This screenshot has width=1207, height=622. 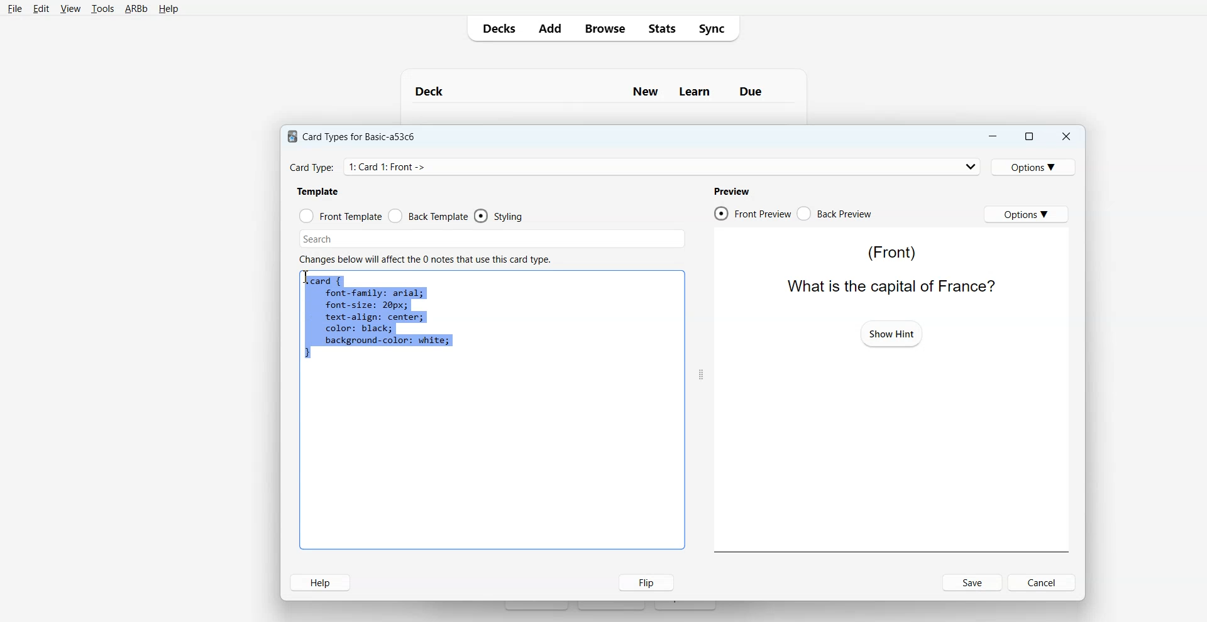 I want to click on (Front)
What is the capital of France?, so click(x=887, y=268).